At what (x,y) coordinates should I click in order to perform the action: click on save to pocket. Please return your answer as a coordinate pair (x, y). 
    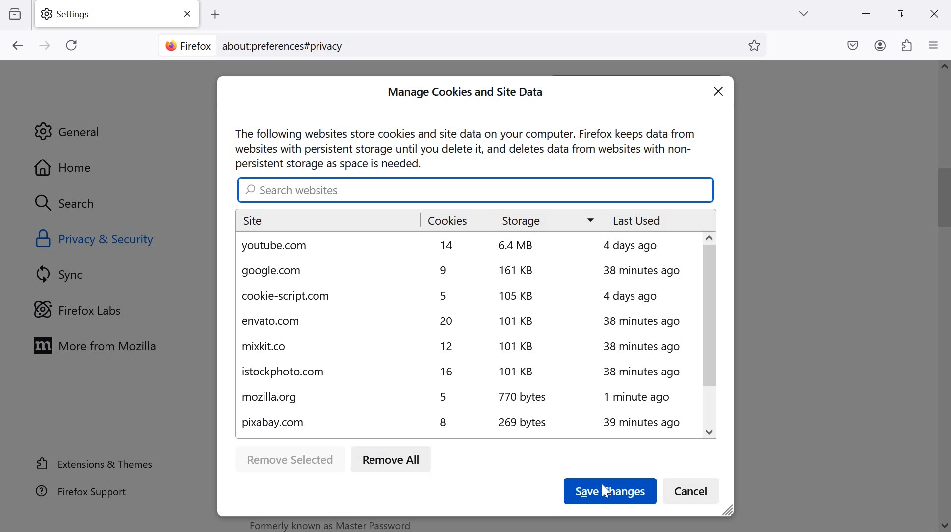
    Looking at the image, I should click on (853, 46).